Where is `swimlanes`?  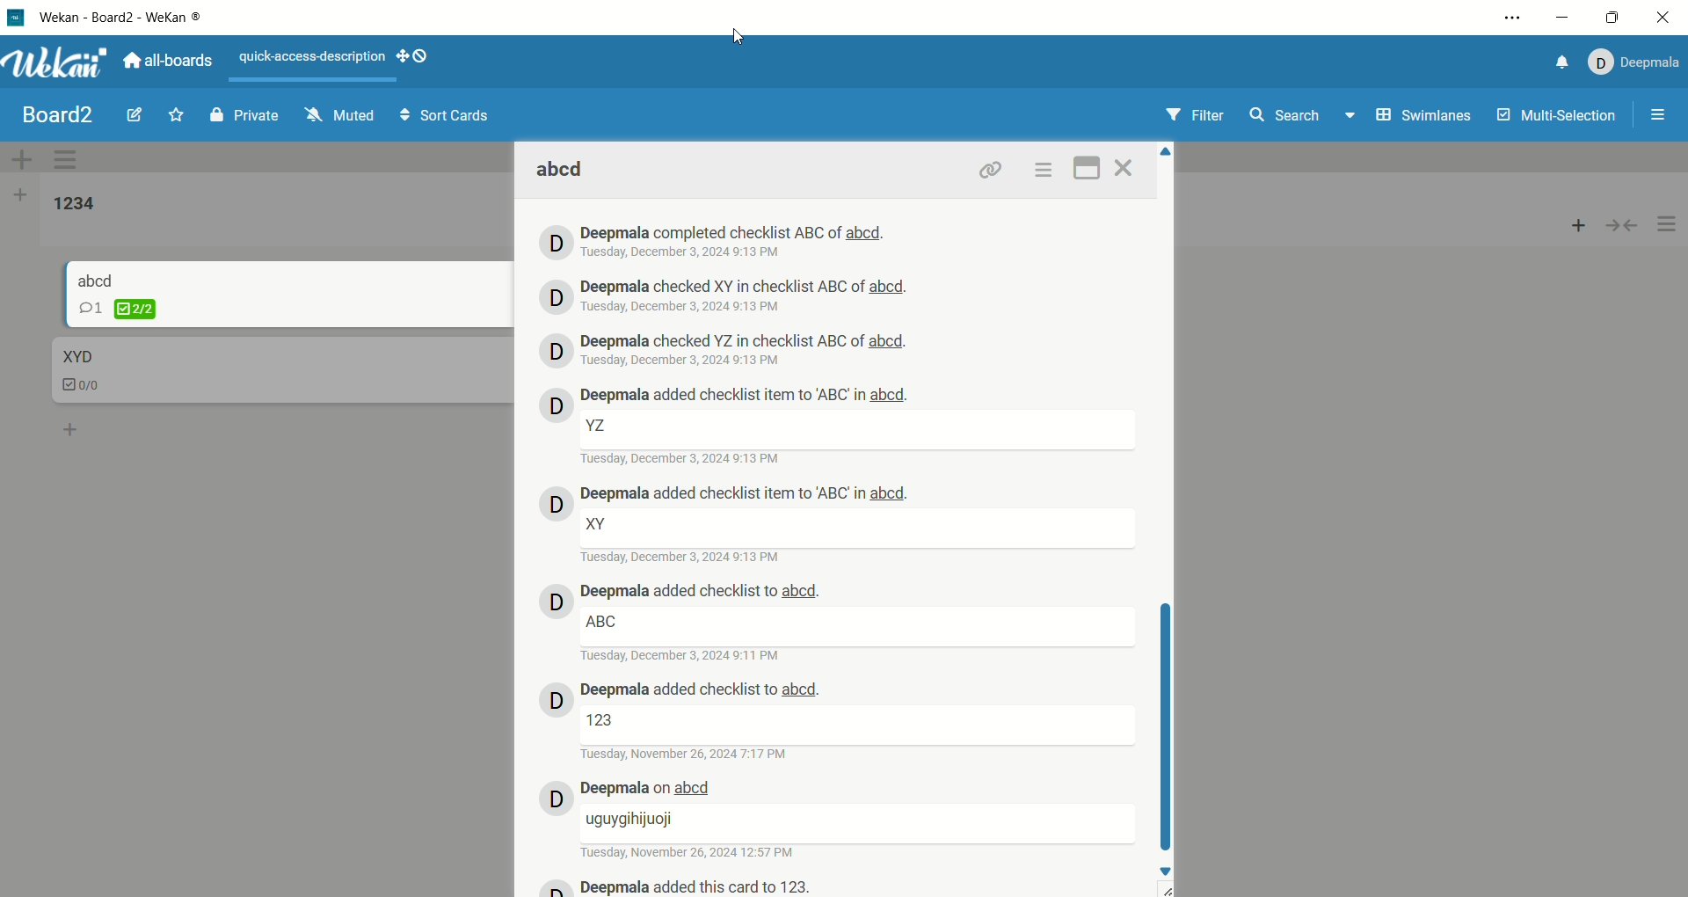
swimlanes is located at coordinates (1426, 118).